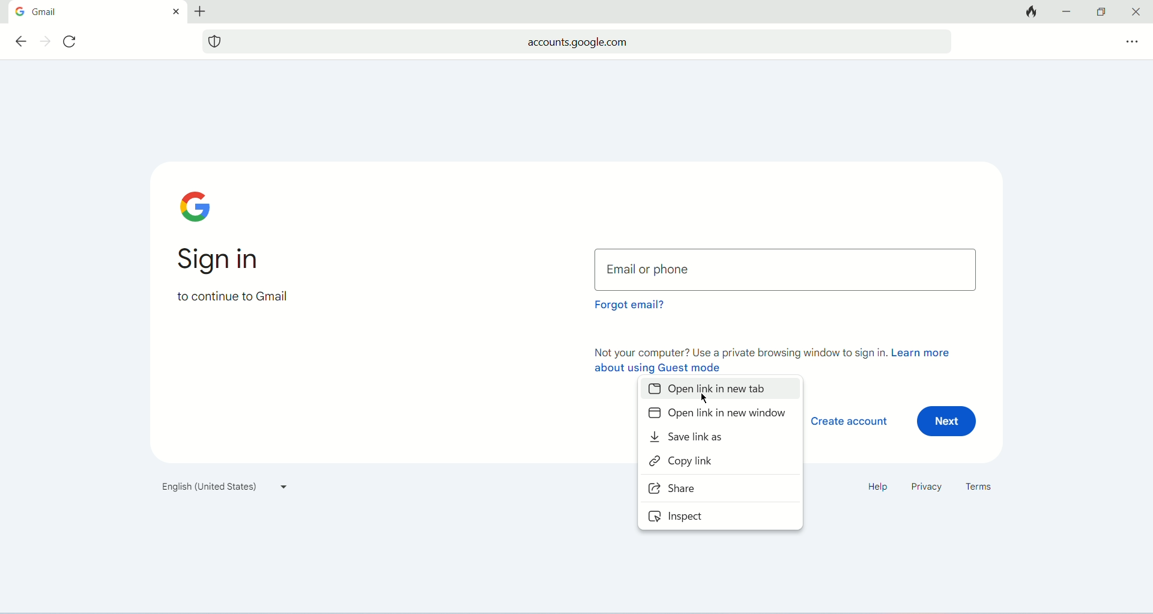 Image resolution: width=1153 pixels, height=614 pixels. I want to click on inspect, so click(679, 515).